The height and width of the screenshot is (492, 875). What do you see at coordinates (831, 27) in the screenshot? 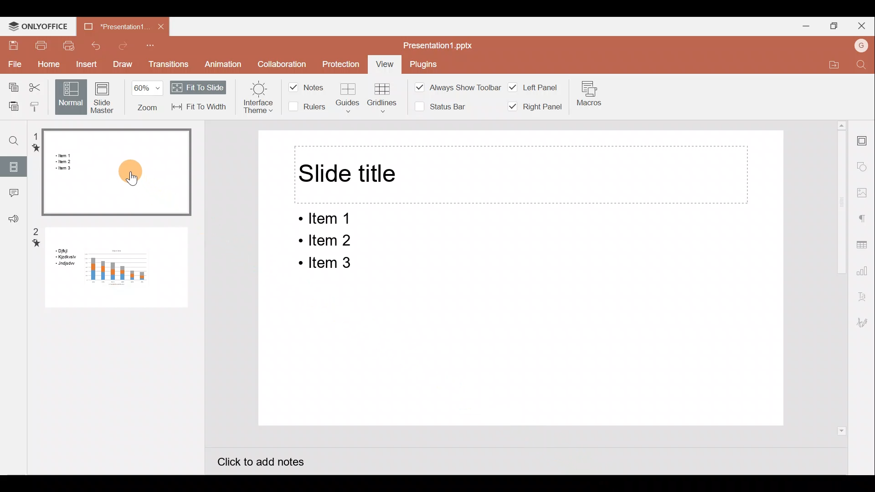
I see `Maximize` at bounding box center [831, 27].